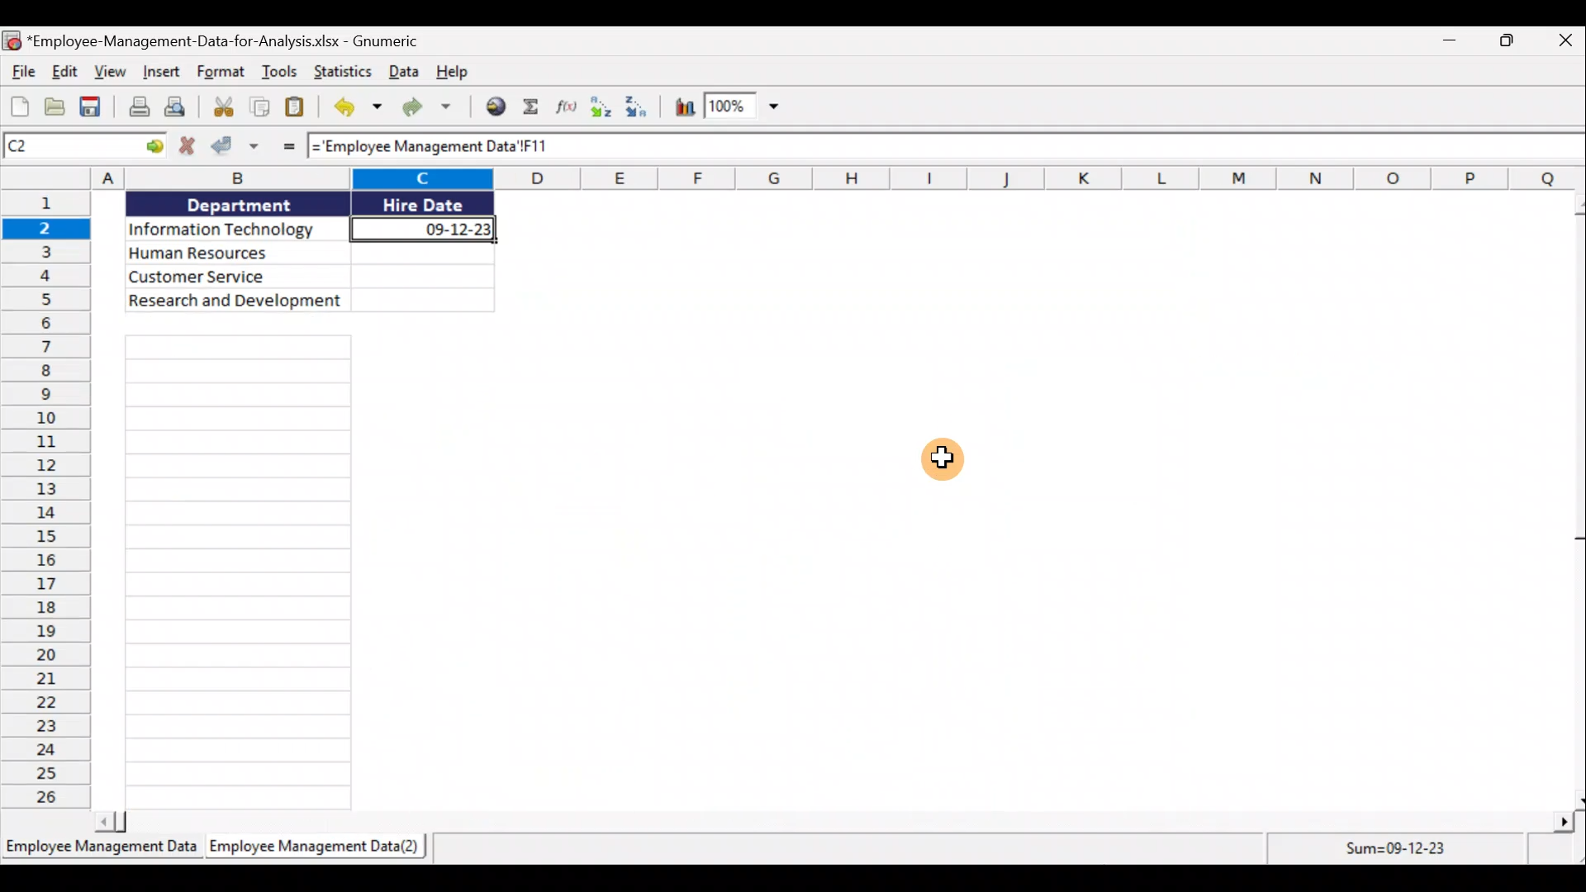 The width and height of the screenshot is (1586, 892). Describe the element at coordinates (453, 74) in the screenshot. I see `Help` at that location.